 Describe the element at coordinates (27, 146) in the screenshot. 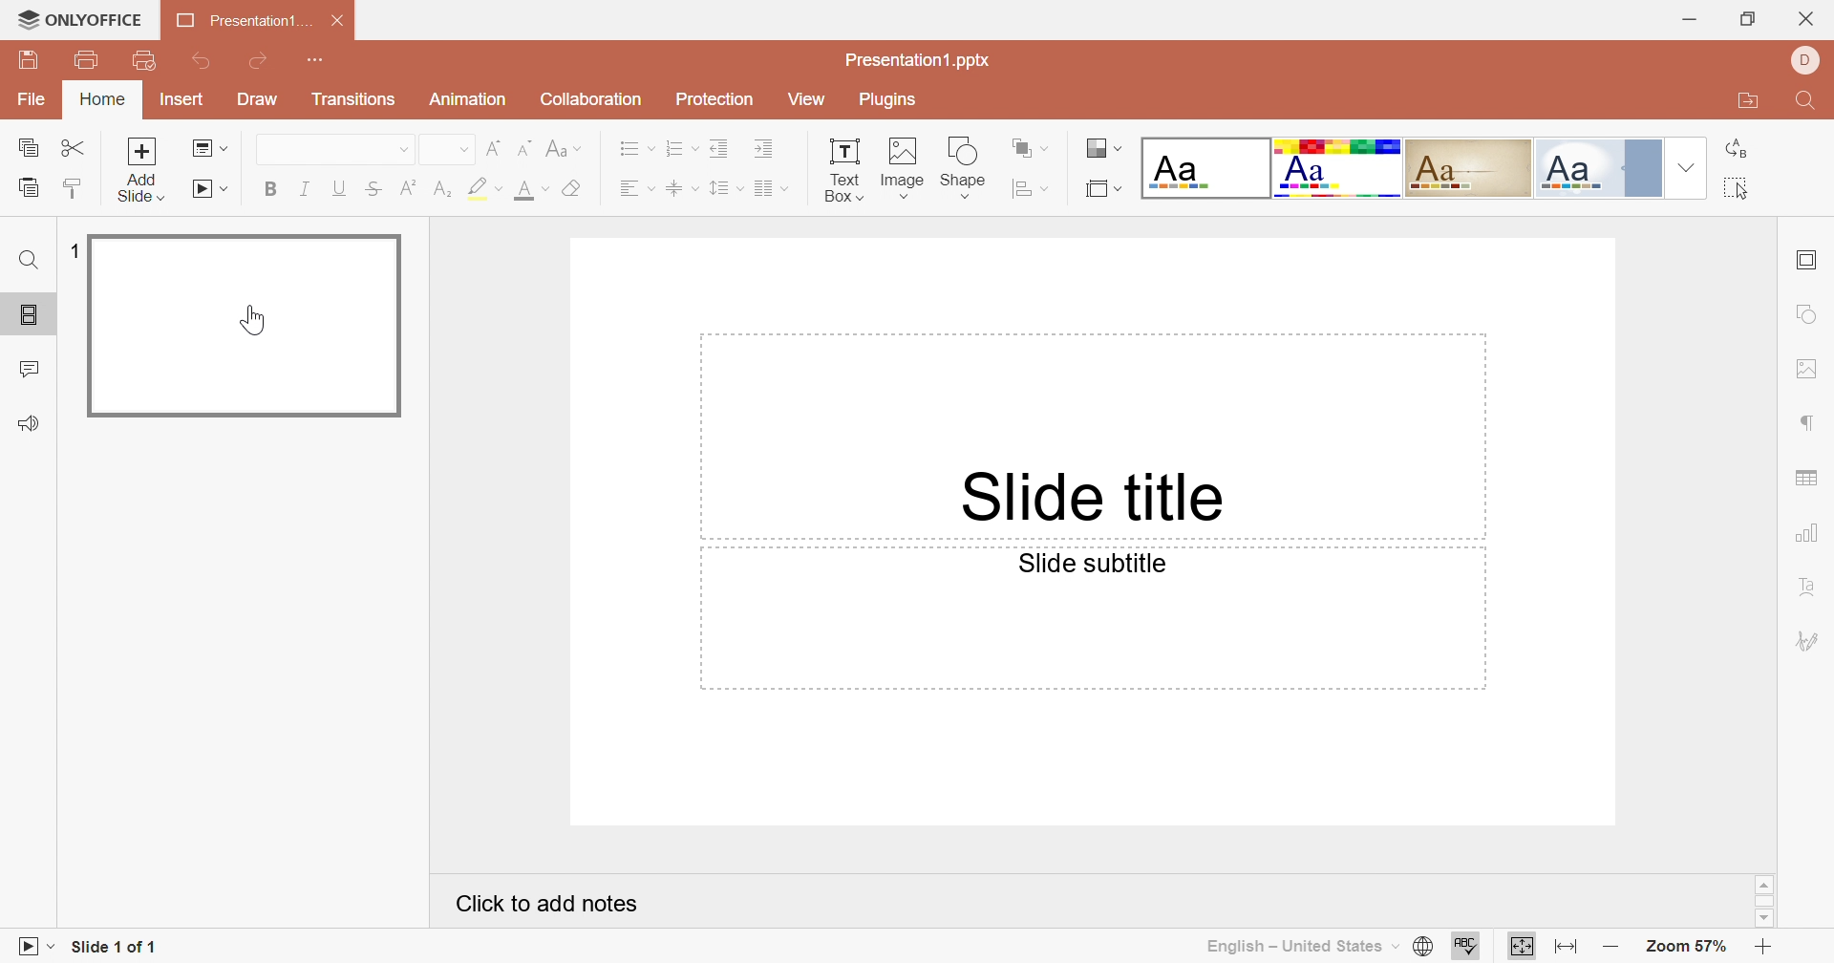

I see `Copy` at that location.